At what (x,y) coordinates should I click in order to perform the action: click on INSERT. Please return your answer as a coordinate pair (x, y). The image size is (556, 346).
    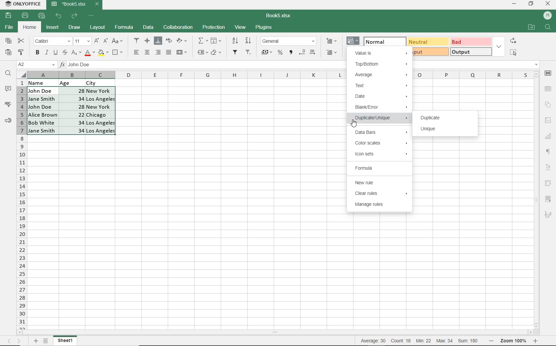
    Looking at the image, I should click on (53, 28).